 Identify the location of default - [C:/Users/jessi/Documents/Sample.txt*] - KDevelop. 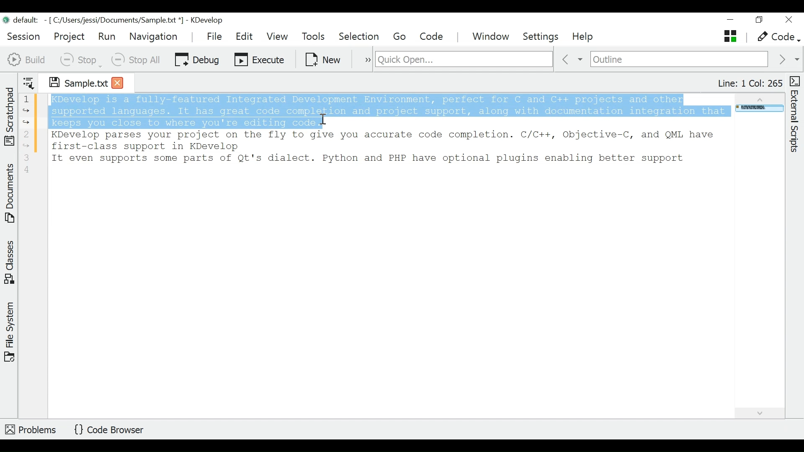
(116, 21).